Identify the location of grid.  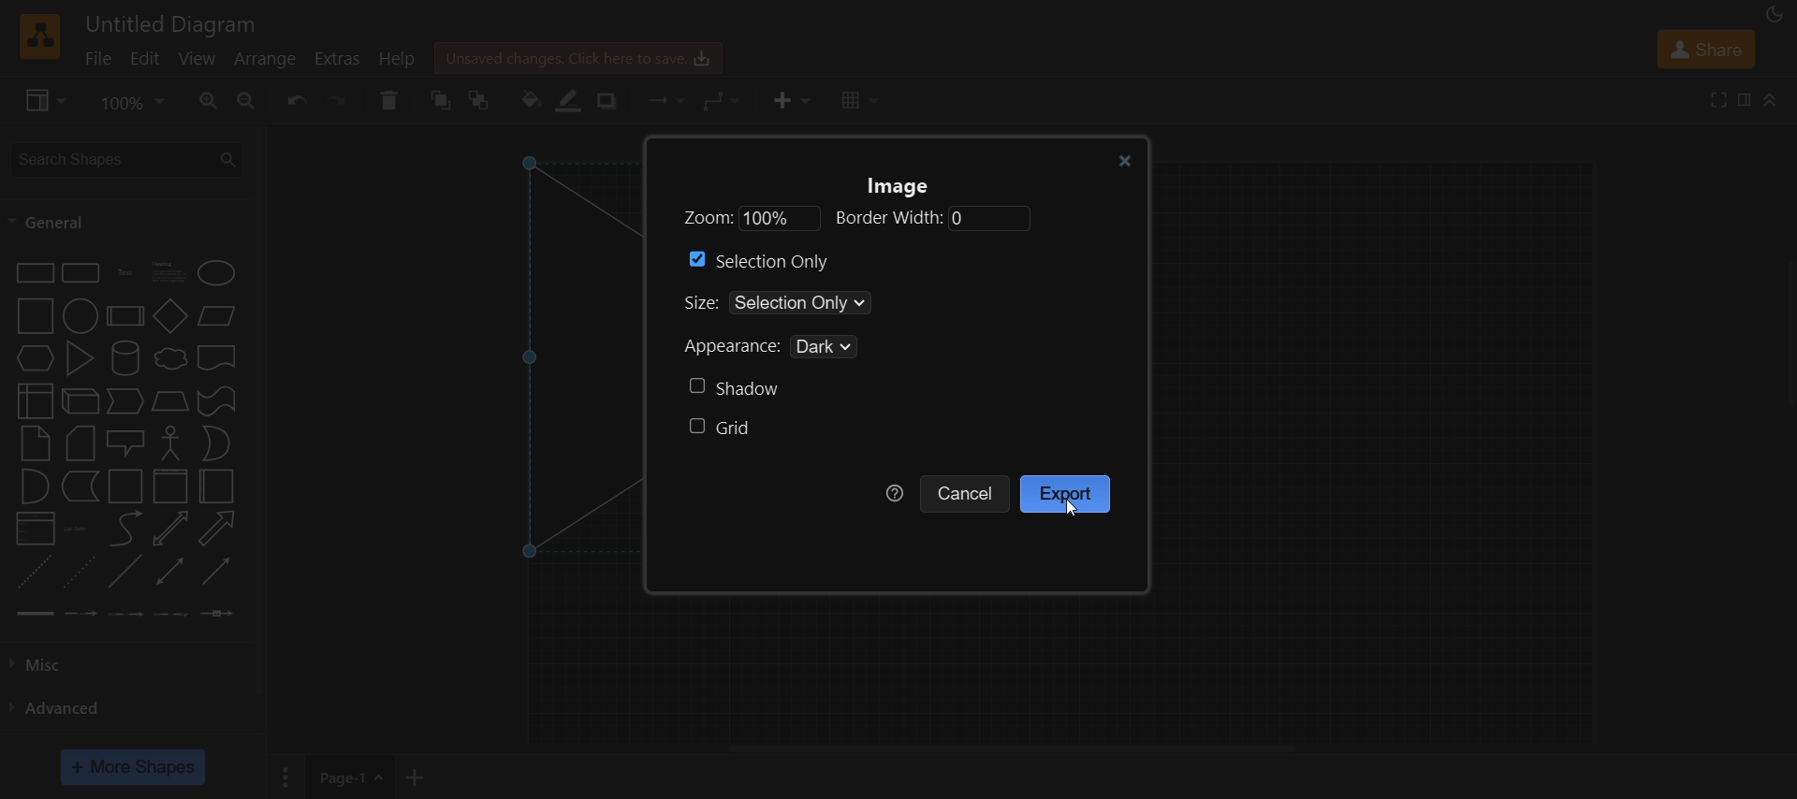
(722, 430).